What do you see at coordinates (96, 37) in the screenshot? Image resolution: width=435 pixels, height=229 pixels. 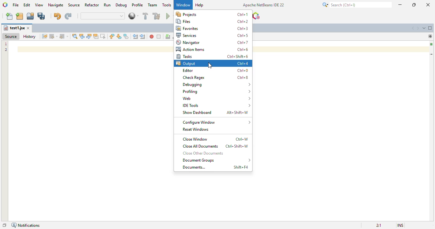 I see `toggle highlight search` at bounding box center [96, 37].